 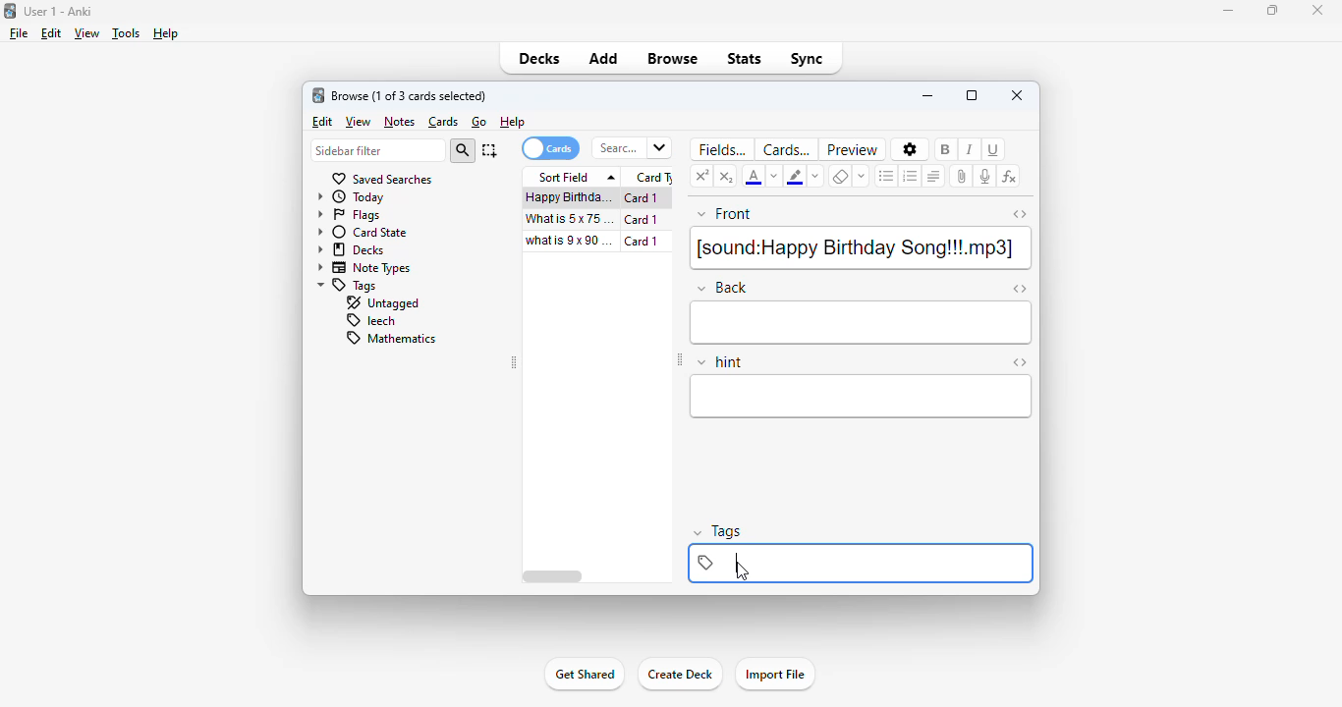 I want to click on search, so click(x=463, y=151).